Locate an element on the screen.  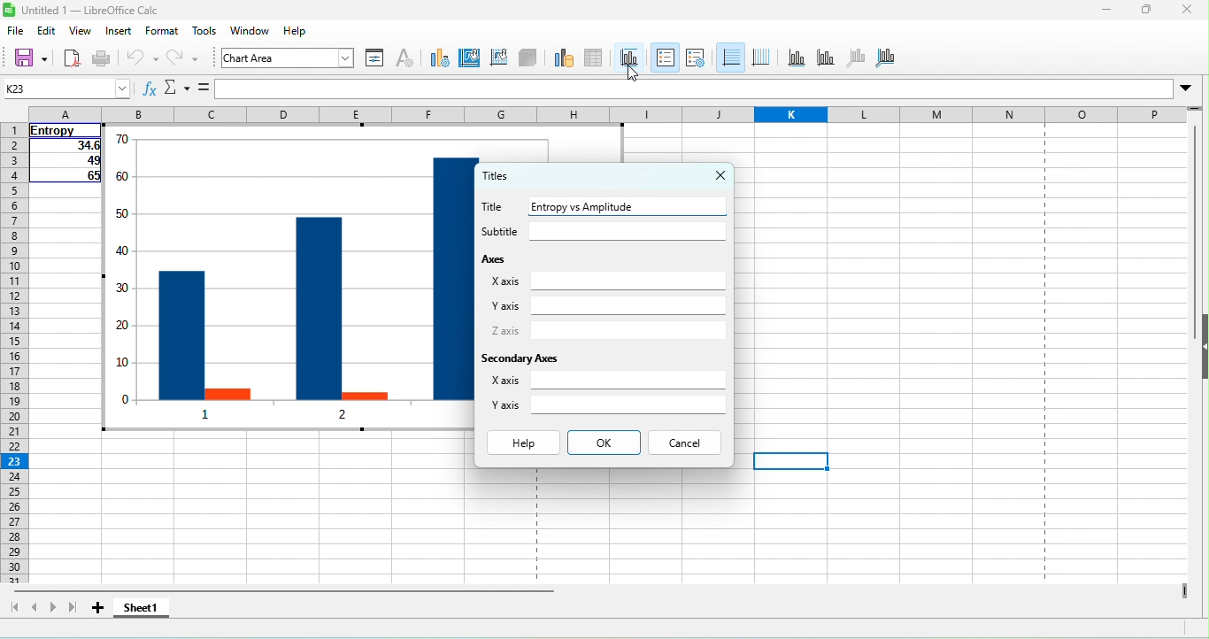
subtitle is located at coordinates (599, 232).